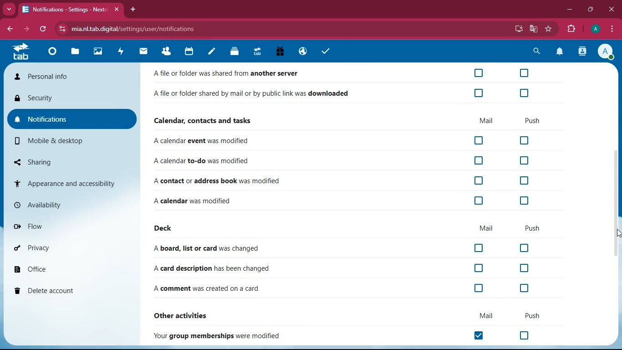 The height and width of the screenshot is (350, 622). I want to click on sharing, so click(73, 162).